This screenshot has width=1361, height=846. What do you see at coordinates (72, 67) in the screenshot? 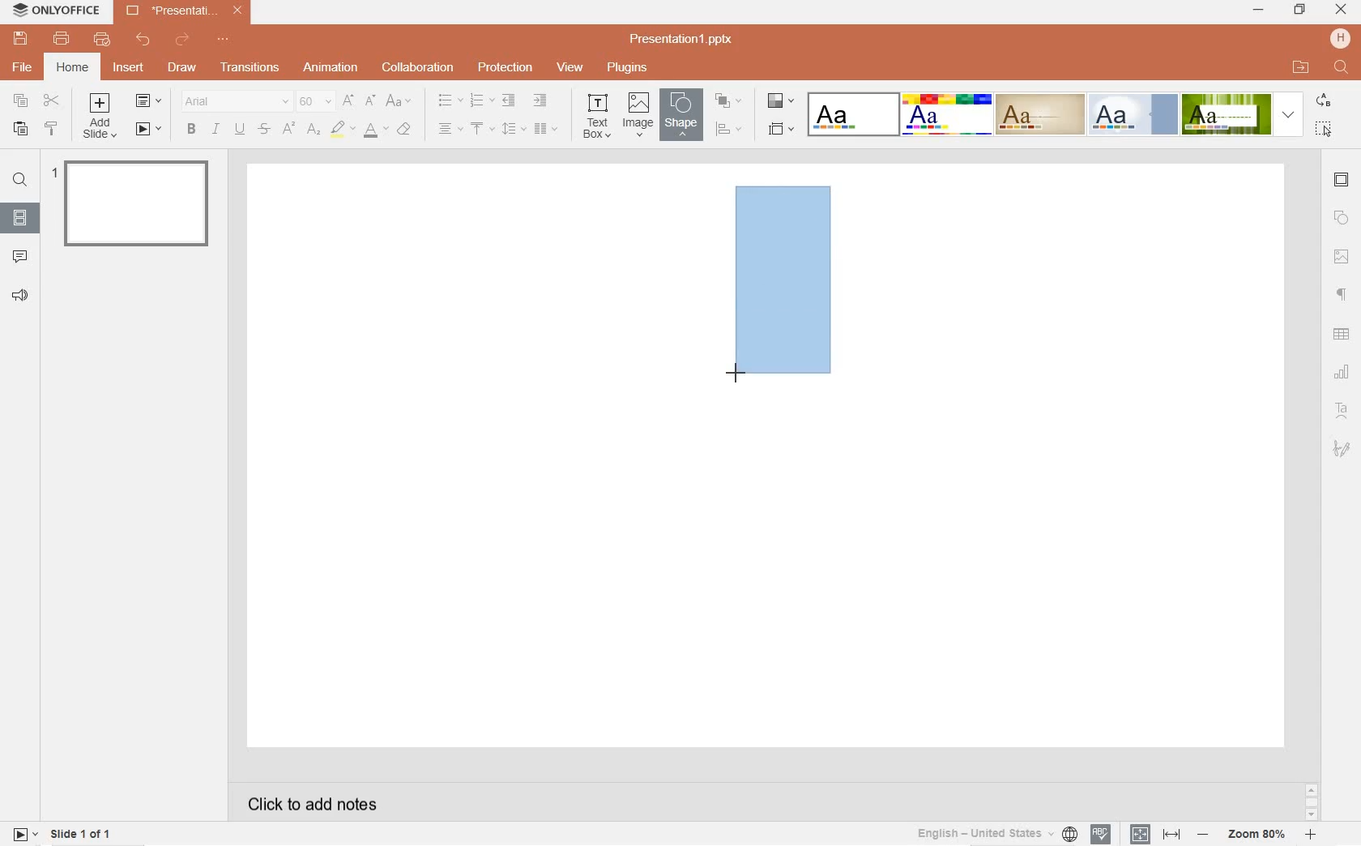
I see `home` at bounding box center [72, 67].